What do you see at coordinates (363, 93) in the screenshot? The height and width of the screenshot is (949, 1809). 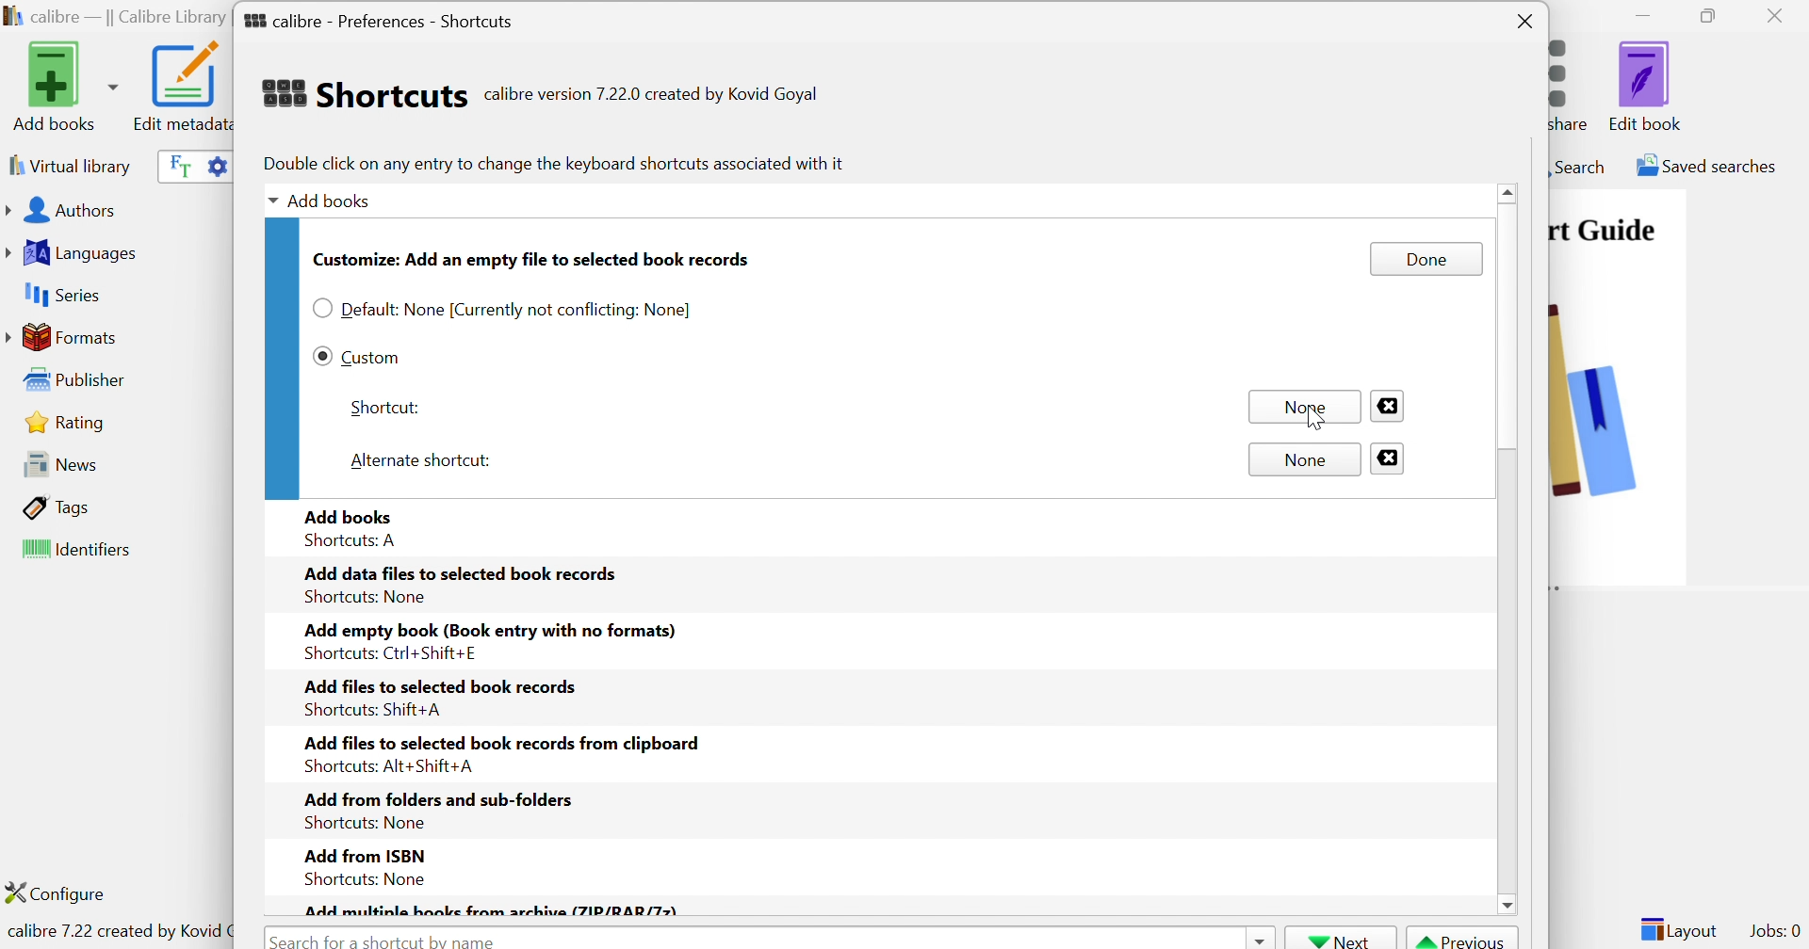 I see `Shortcuts` at bounding box center [363, 93].